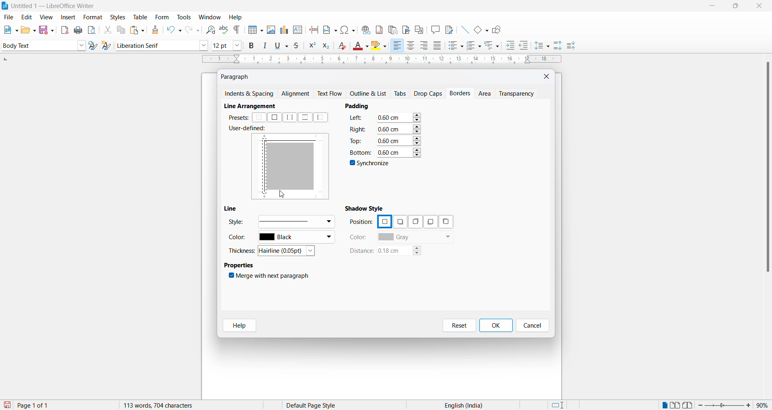  I want to click on single page view, so click(664, 405).